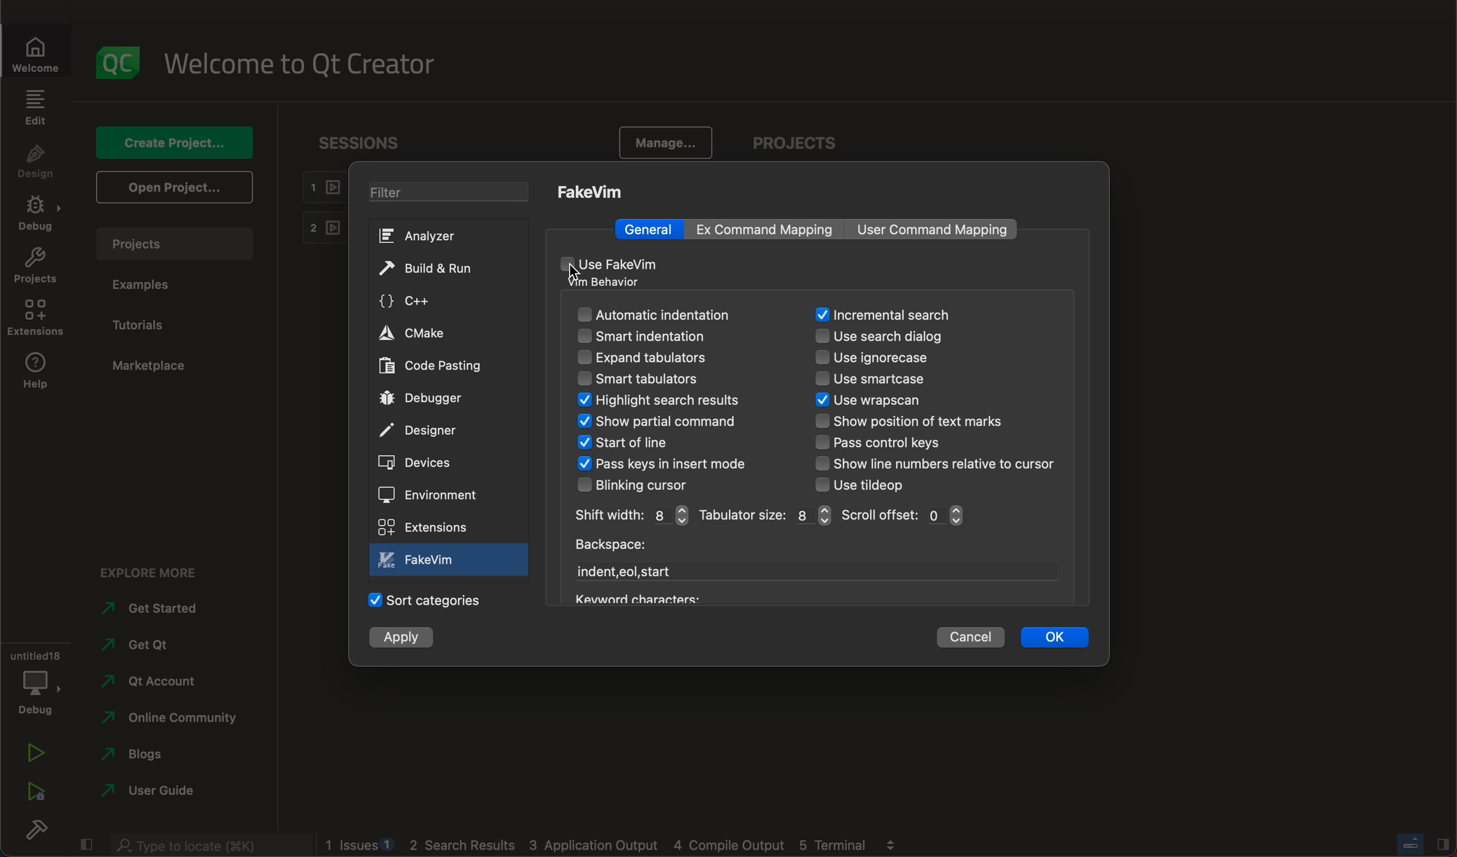 The height and width of the screenshot is (857, 1457). What do you see at coordinates (401, 637) in the screenshot?
I see `apply` at bounding box center [401, 637].